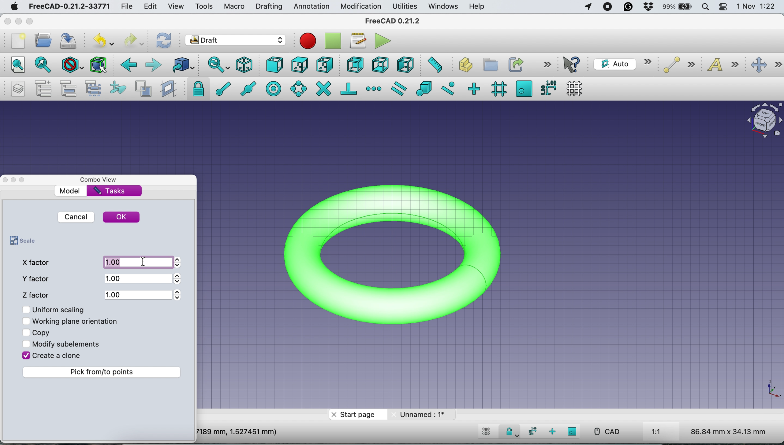 This screenshot has width=784, height=445. What do you see at coordinates (103, 39) in the screenshot?
I see `undo` at bounding box center [103, 39].